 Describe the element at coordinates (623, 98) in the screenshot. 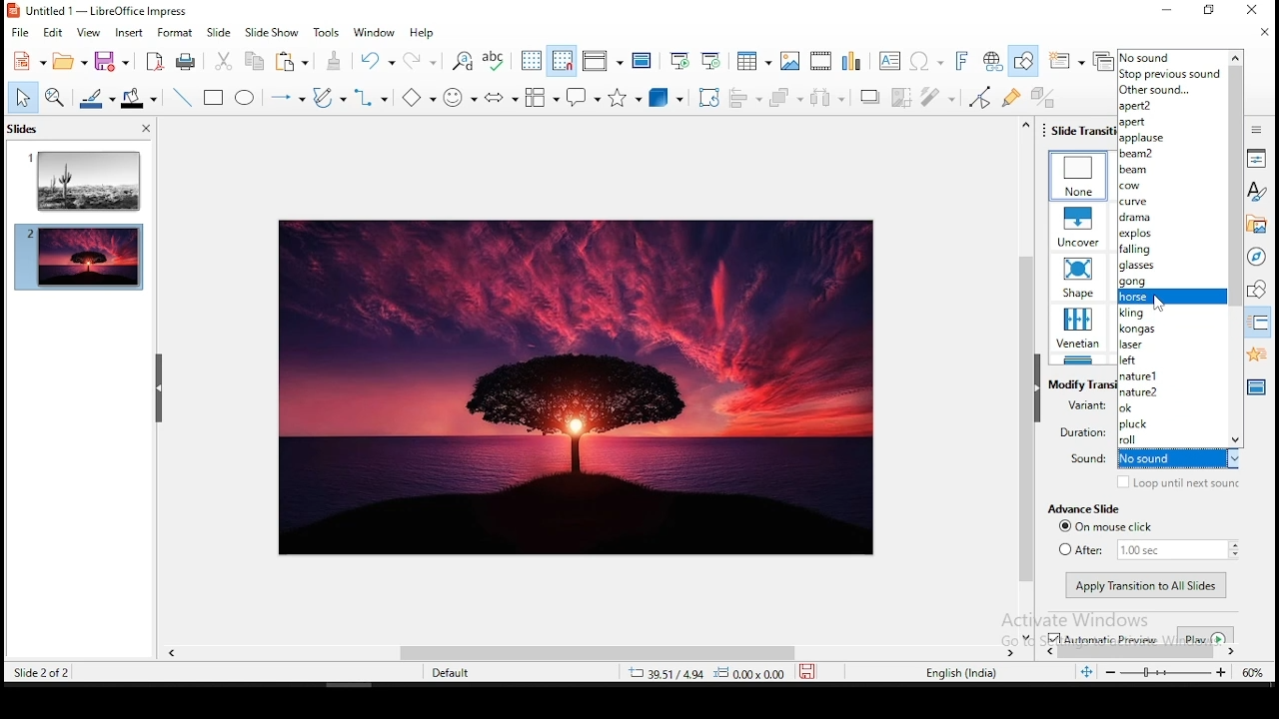

I see `stars and banners` at that location.